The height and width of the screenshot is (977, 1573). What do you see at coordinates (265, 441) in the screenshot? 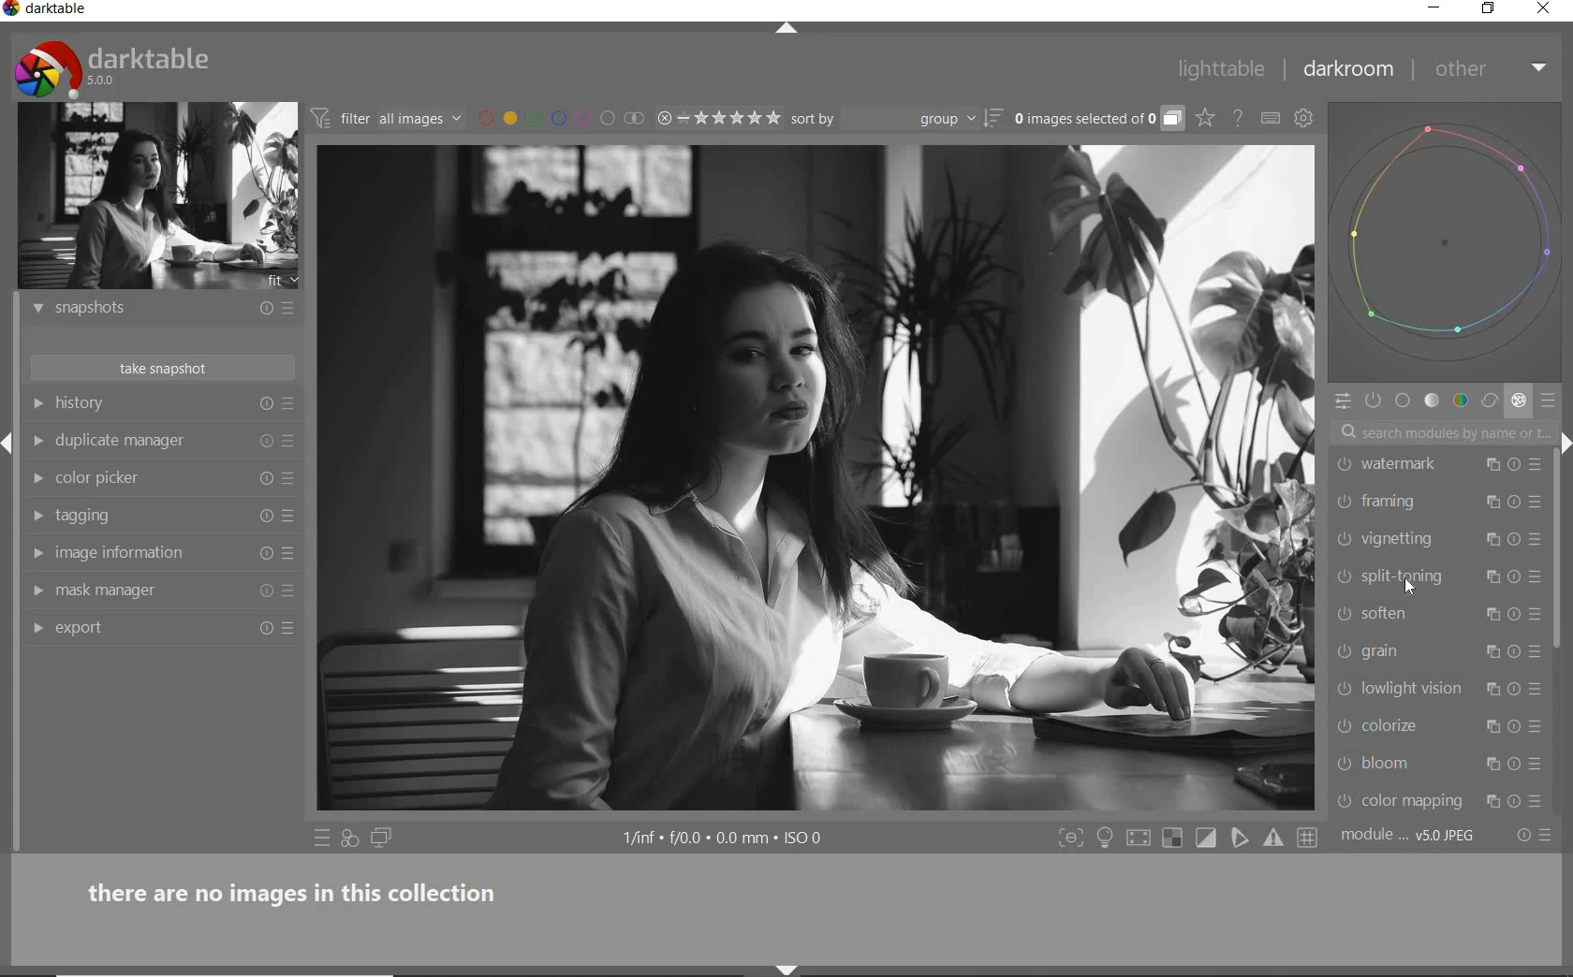
I see `reset` at bounding box center [265, 441].